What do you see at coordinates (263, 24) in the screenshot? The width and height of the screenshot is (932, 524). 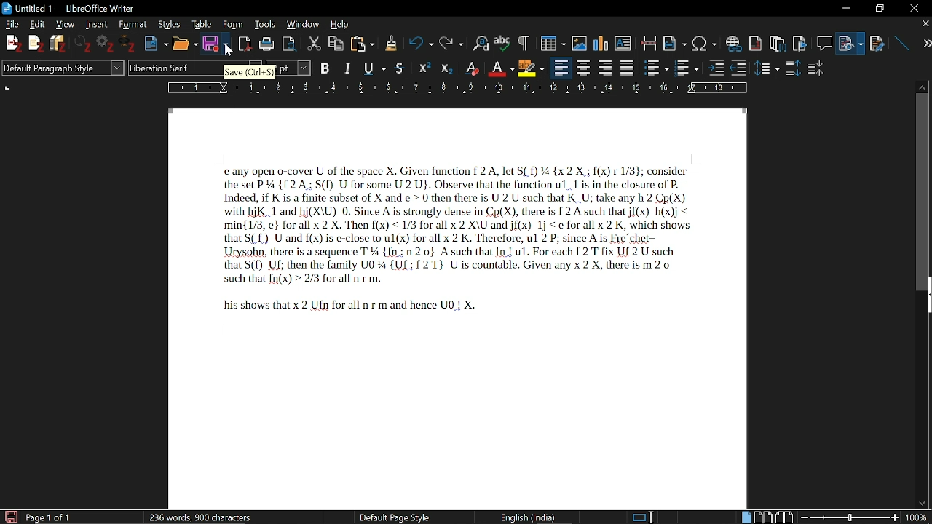 I see `Tools` at bounding box center [263, 24].